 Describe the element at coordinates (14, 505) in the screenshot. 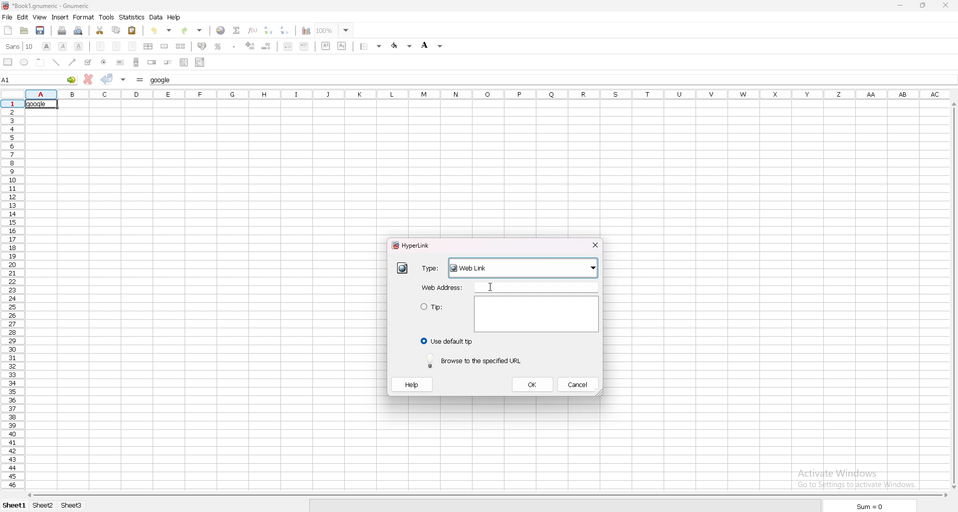

I see `Sheet 1` at that location.